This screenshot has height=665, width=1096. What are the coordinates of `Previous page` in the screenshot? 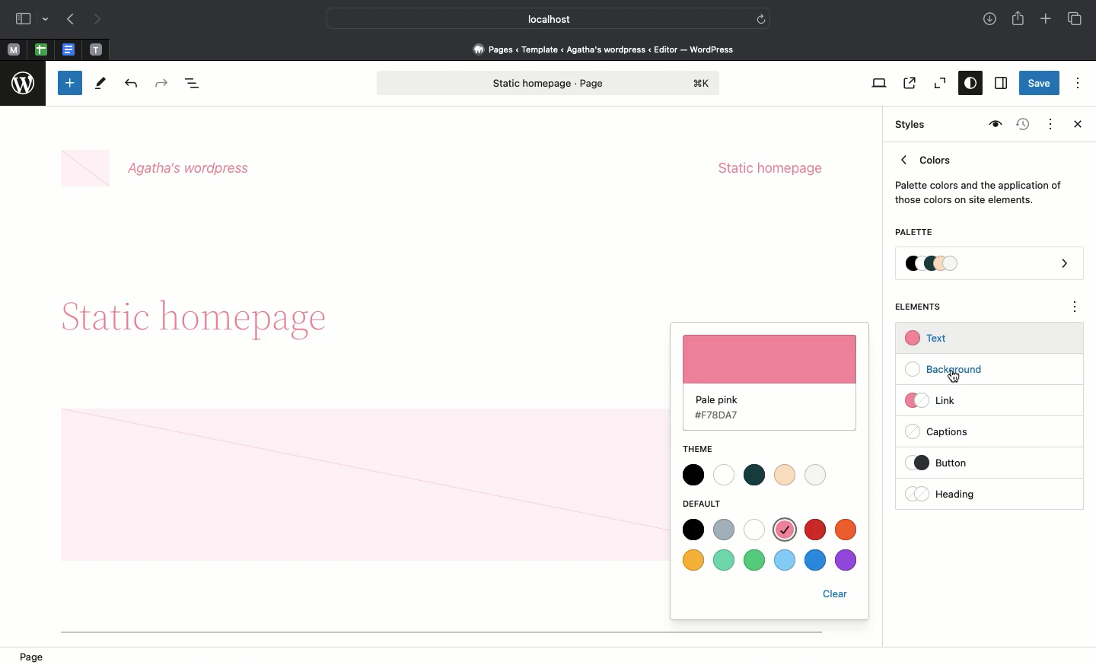 It's located at (69, 21).